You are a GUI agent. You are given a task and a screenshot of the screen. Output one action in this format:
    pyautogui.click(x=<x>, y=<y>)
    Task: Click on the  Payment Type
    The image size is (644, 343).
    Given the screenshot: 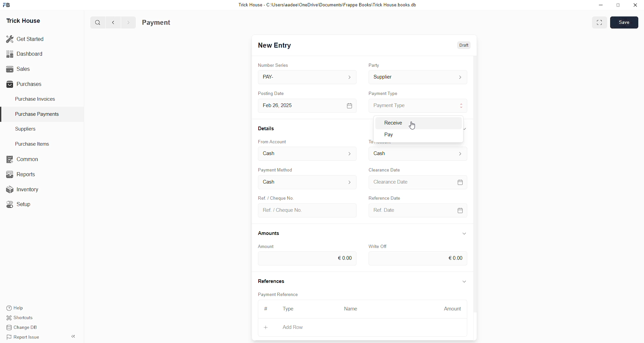 What is the action you would take?
    pyautogui.click(x=418, y=105)
    